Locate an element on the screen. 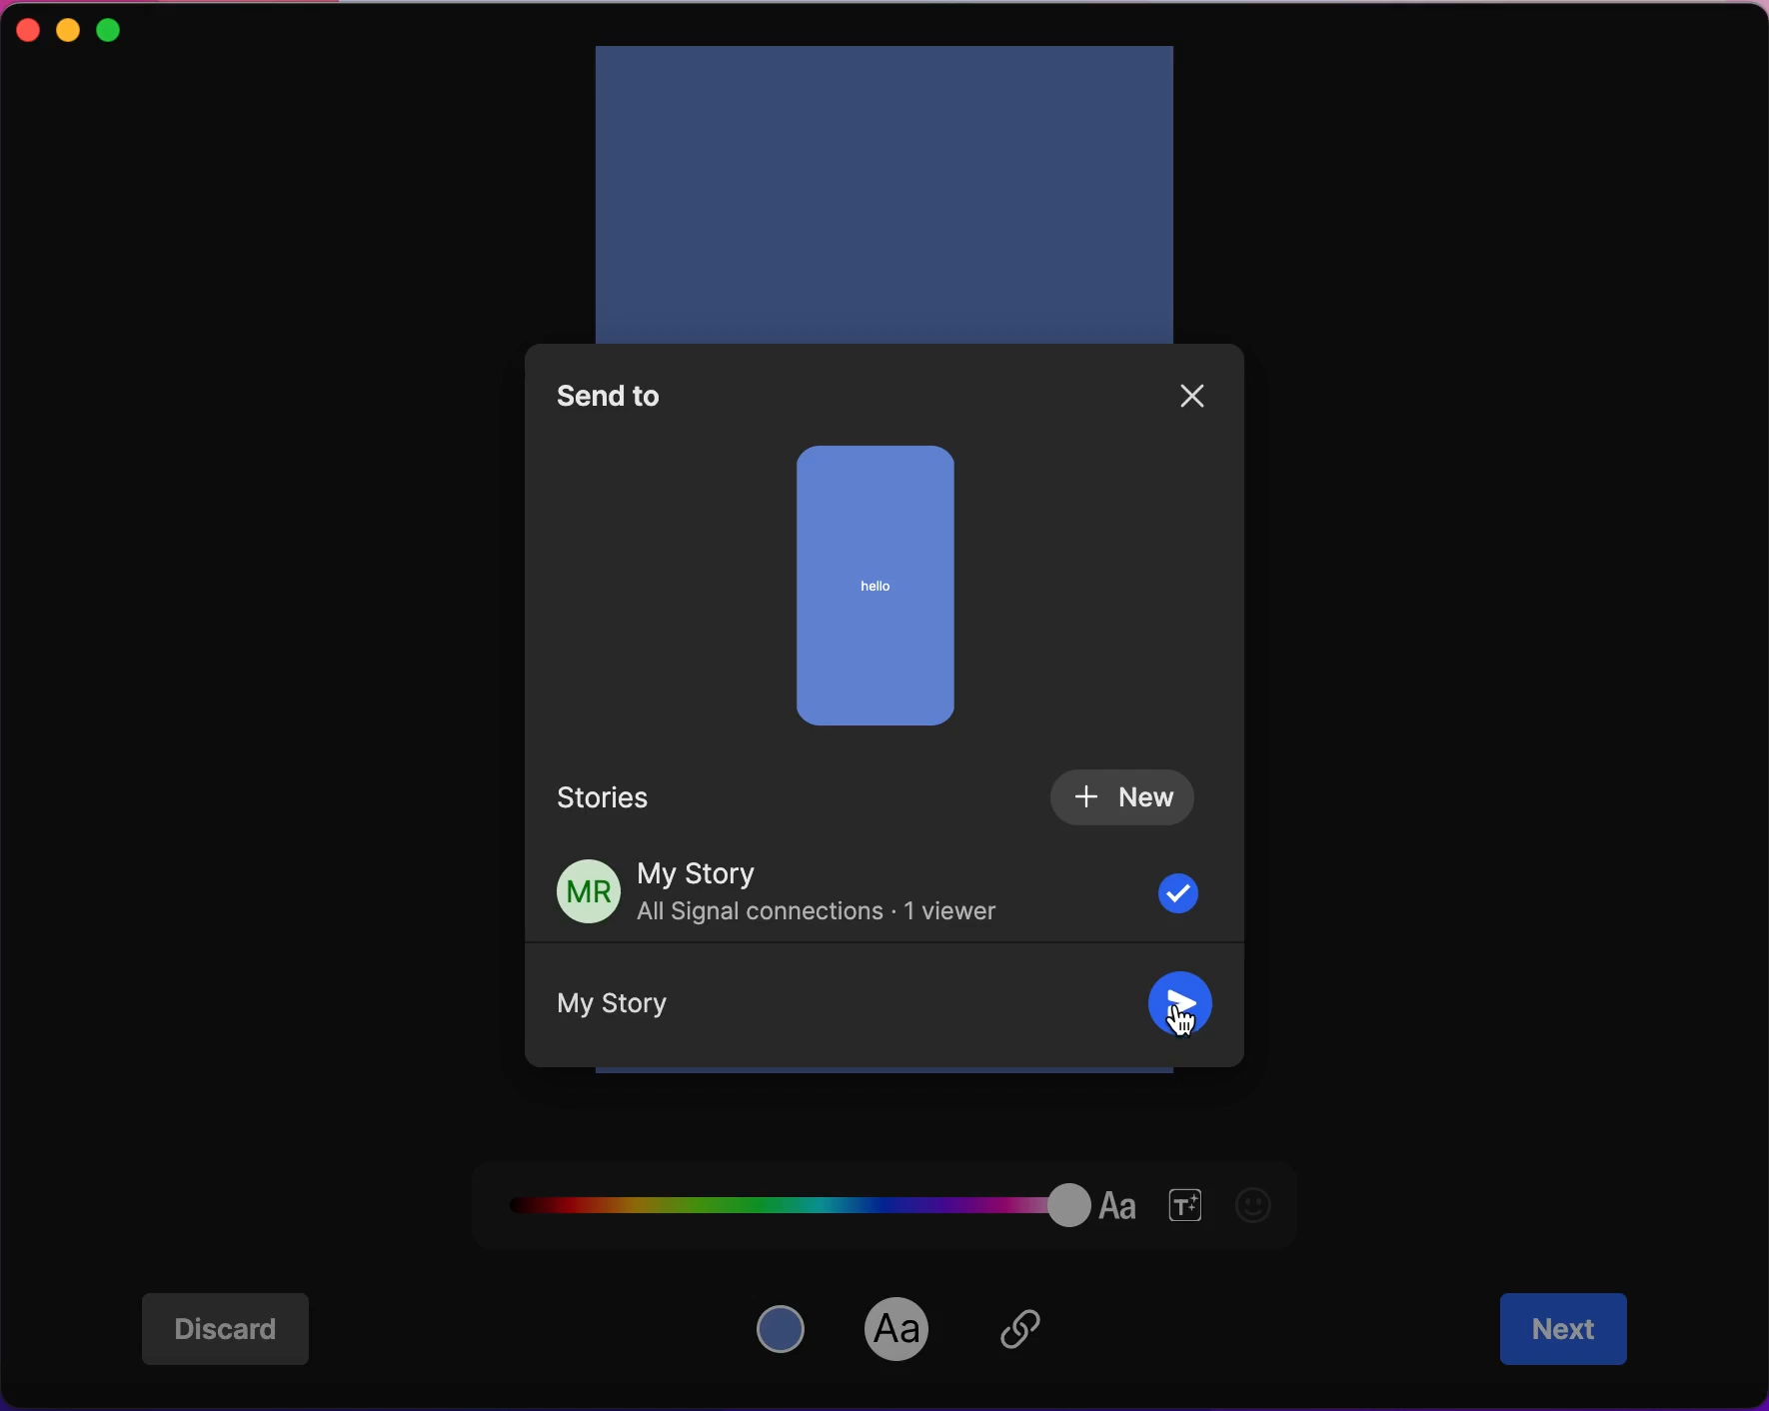  discard is located at coordinates (237, 1331).